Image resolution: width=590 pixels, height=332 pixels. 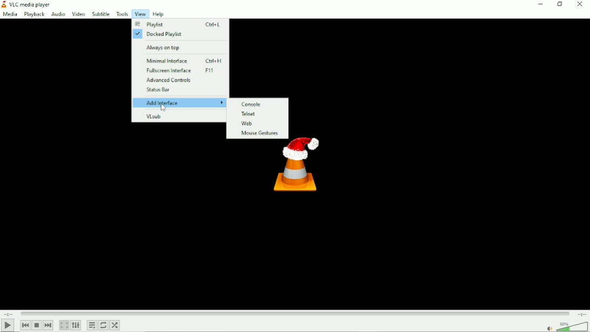 What do you see at coordinates (294, 314) in the screenshot?
I see `Play duration` at bounding box center [294, 314].